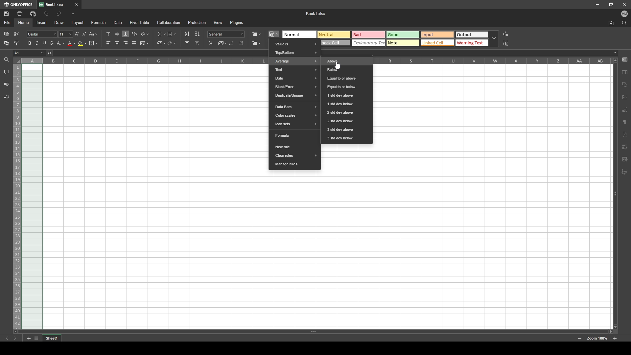 This screenshot has width=631, height=355. Describe the element at coordinates (117, 43) in the screenshot. I see `align center` at that location.